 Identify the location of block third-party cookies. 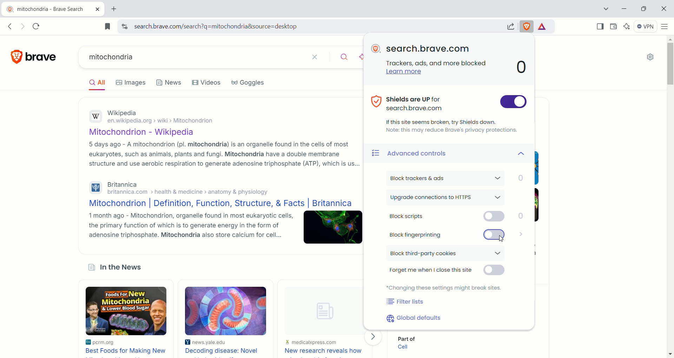
(448, 254).